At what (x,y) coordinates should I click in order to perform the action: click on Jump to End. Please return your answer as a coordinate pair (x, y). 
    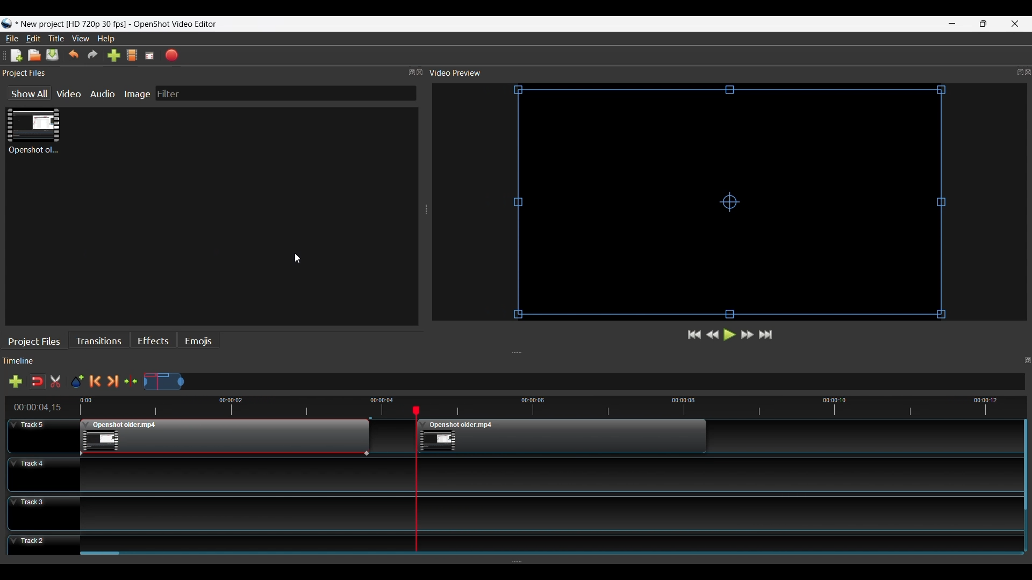
    Looking at the image, I should click on (767, 335).